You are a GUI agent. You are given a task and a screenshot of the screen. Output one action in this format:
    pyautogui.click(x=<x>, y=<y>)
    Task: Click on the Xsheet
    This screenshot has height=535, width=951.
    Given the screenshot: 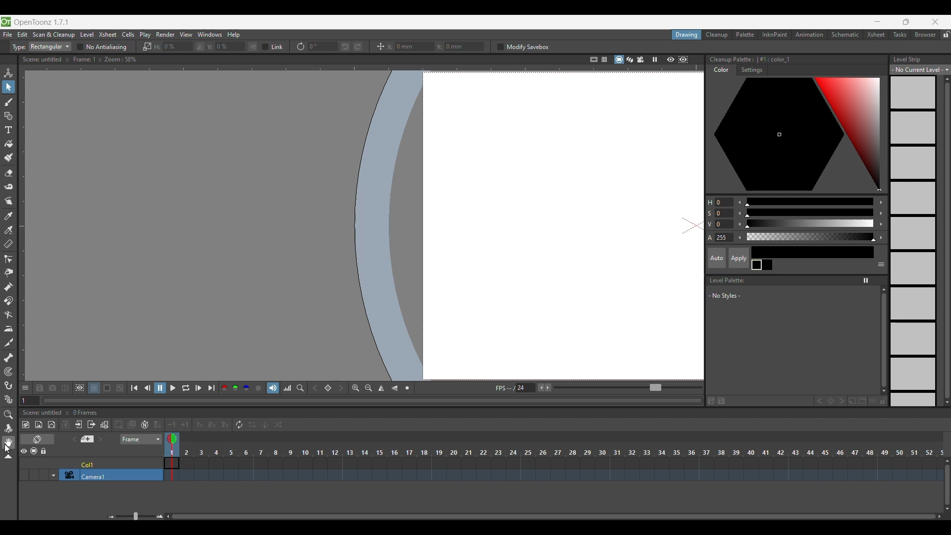 What is the action you would take?
    pyautogui.click(x=876, y=35)
    